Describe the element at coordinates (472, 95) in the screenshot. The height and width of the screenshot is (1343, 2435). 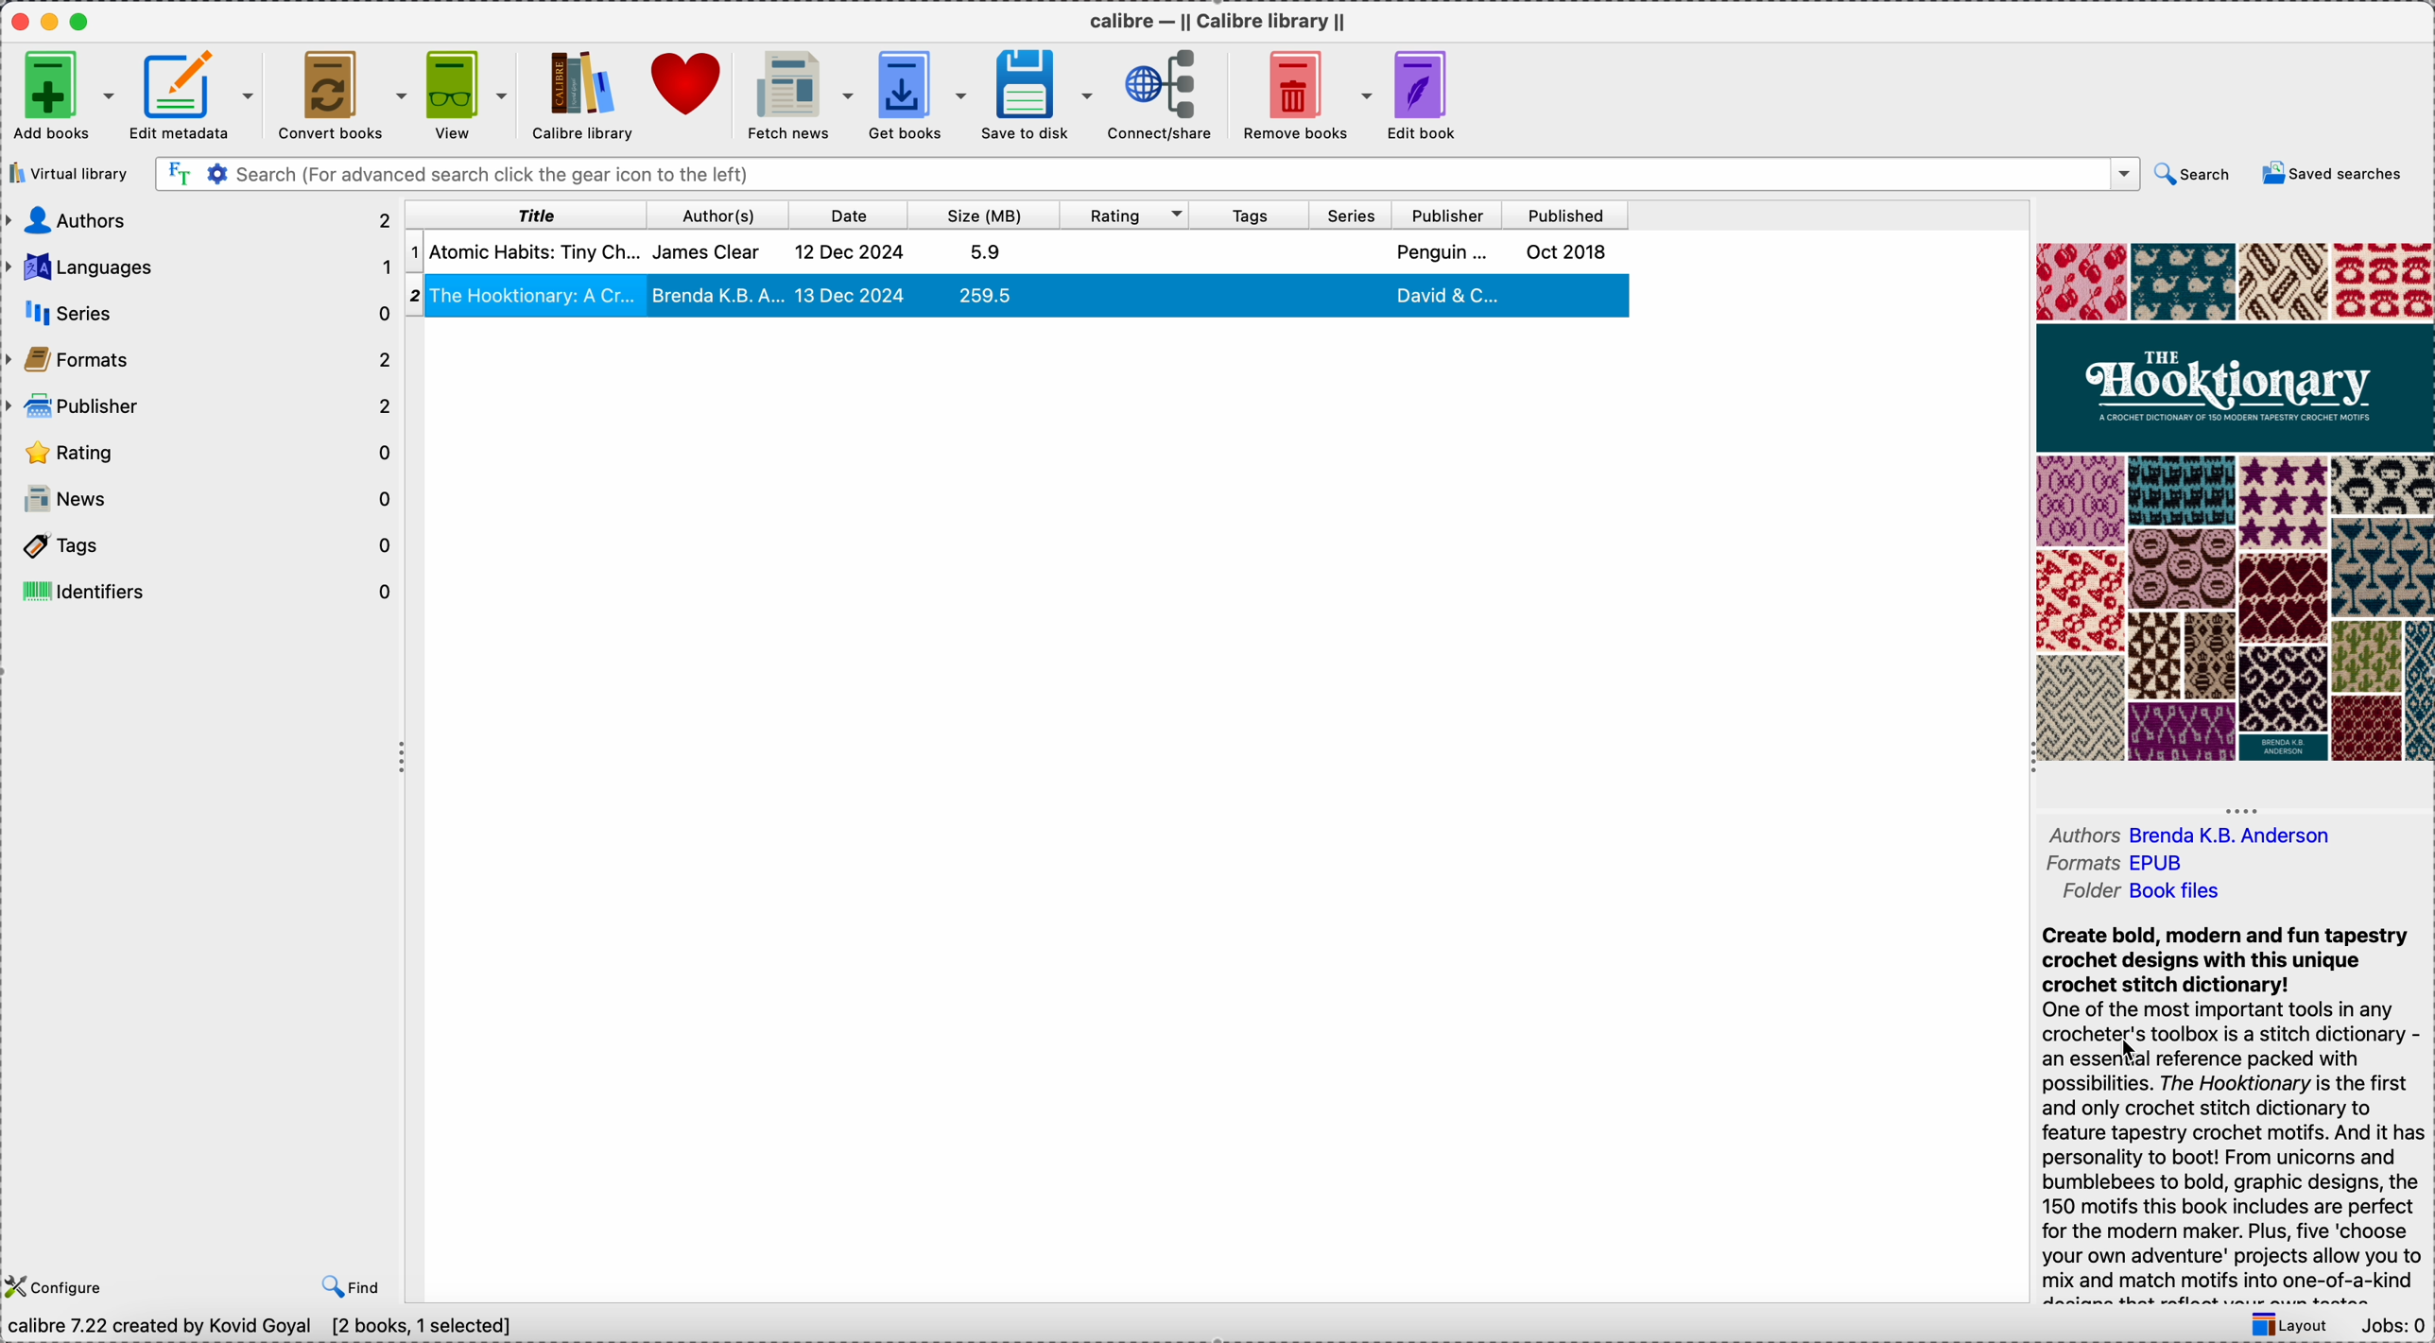
I see `view` at that location.